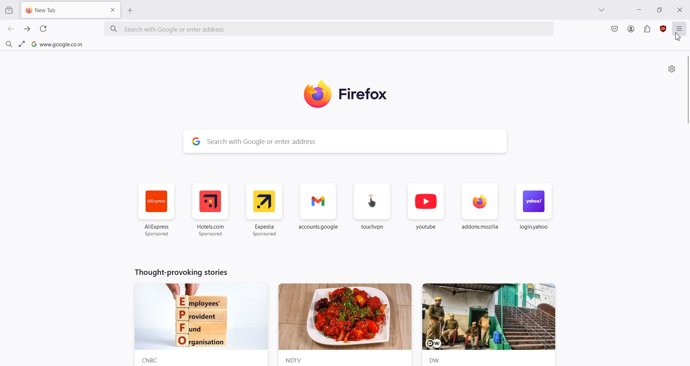 This screenshot has width=690, height=366. I want to click on uBlock Origin, so click(663, 29).